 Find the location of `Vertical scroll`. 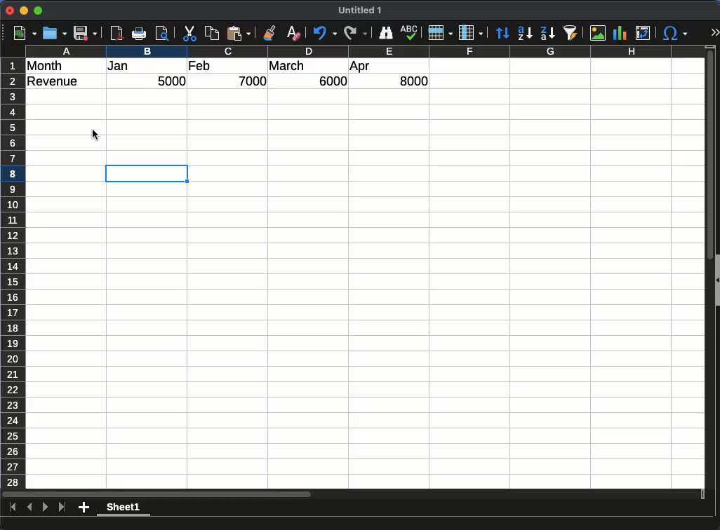

Vertical scroll is located at coordinates (710, 267).